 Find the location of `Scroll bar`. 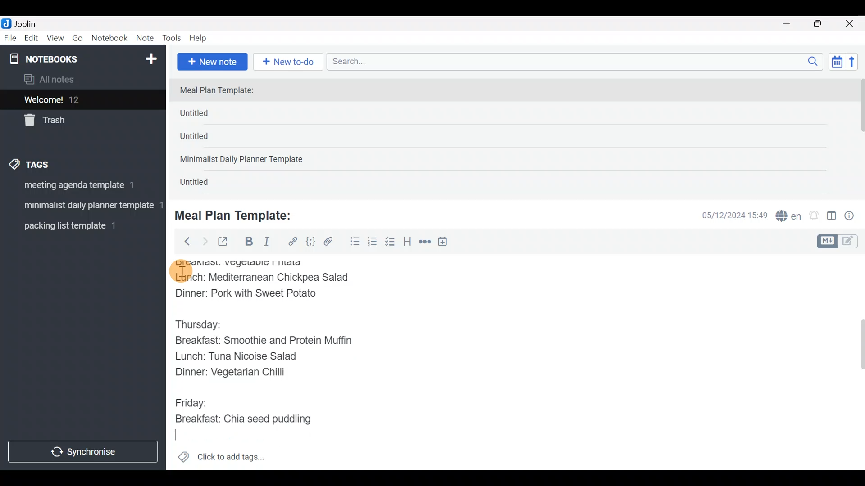

Scroll bar is located at coordinates (856, 362).